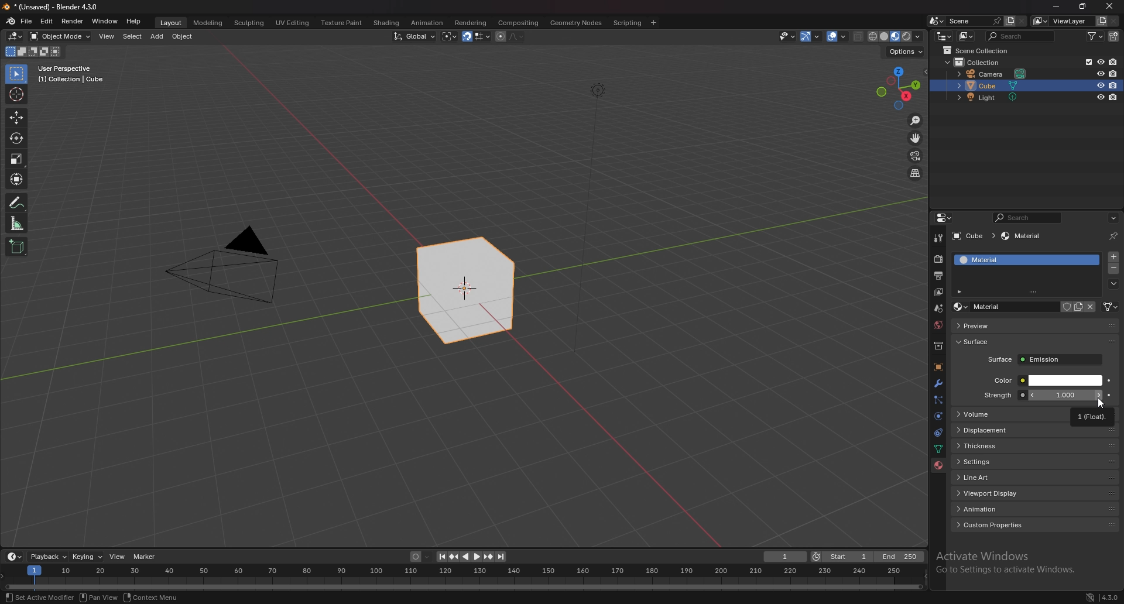  What do you see at coordinates (576, 22) in the screenshot?
I see `geometry nodes` at bounding box center [576, 22].